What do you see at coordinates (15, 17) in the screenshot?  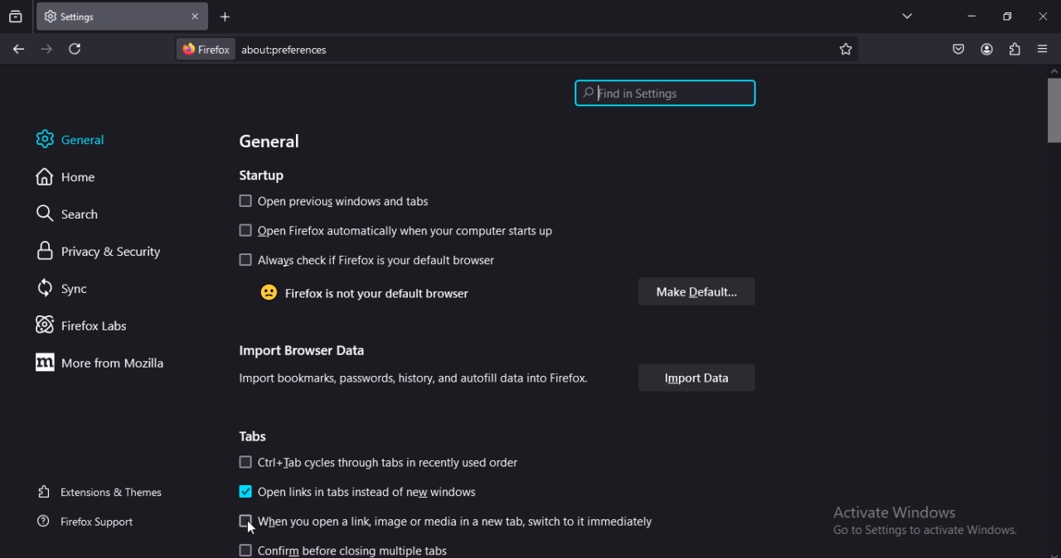 I see `search tabs` at bounding box center [15, 17].